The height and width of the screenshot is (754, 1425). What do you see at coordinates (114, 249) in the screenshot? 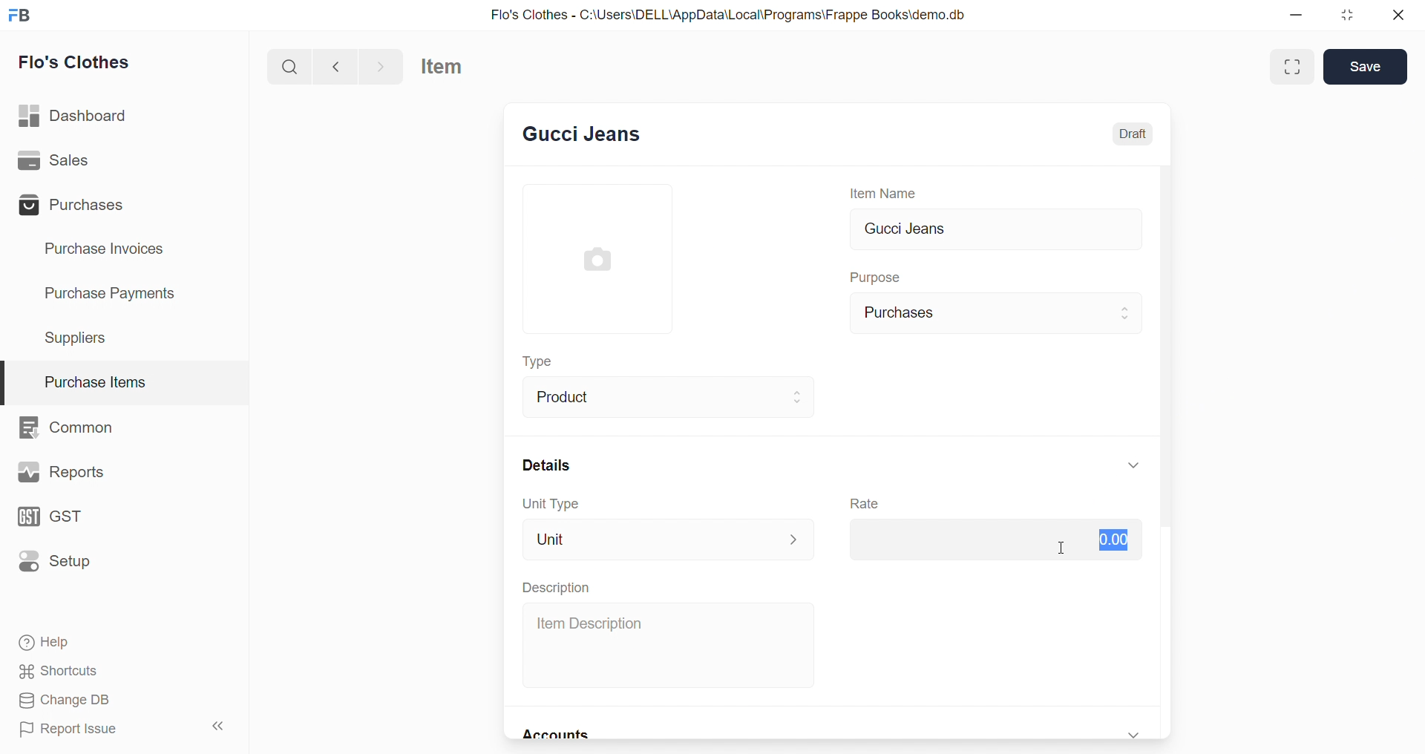
I see `Purchase Invoices` at bounding box center [114, 249].